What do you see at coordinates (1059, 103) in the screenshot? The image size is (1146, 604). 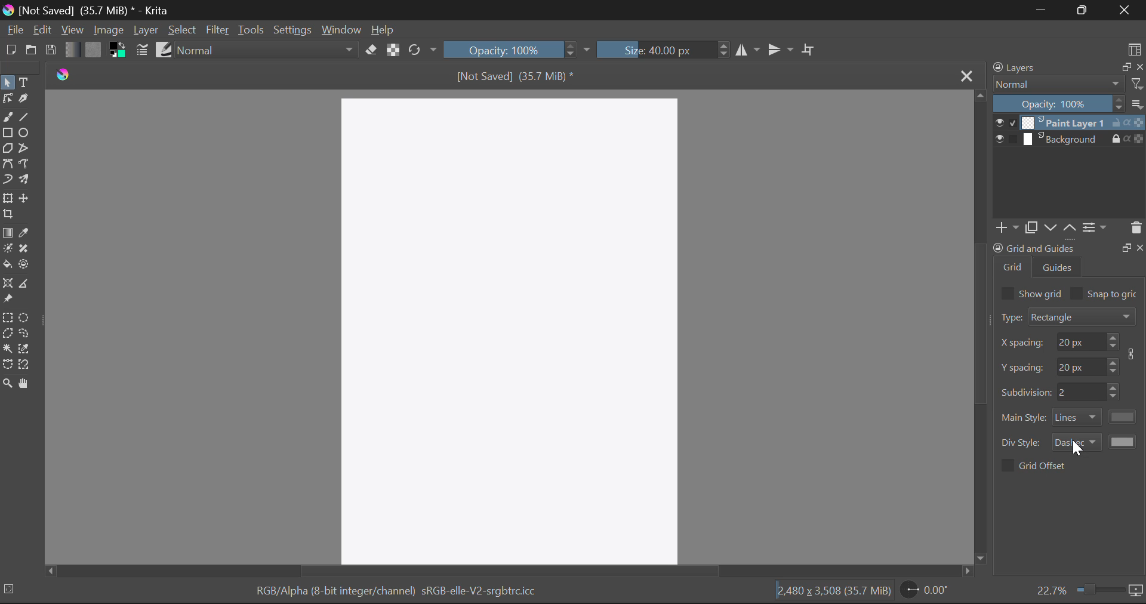 I see `opacity` at bounding box center [1059, 103].